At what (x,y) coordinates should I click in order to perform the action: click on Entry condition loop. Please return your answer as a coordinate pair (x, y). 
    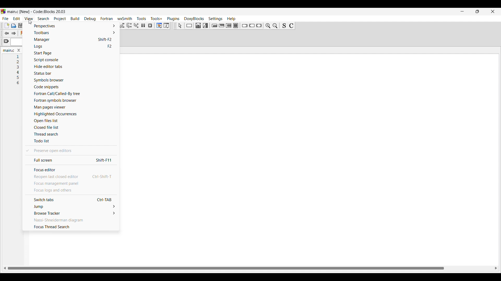
    Looking at the image, I should click on (215, 25).